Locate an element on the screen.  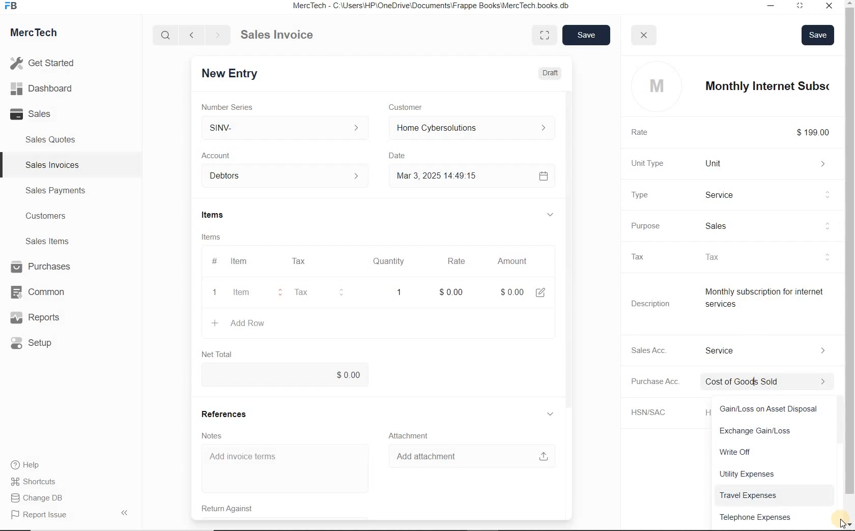
Items is located at coordinates (222, 237).